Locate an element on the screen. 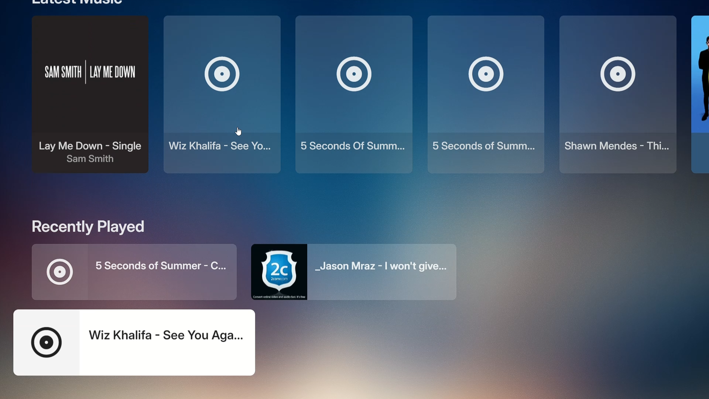 The image size is (709, 399). Sam Smith is located at coordinates (89, 107).